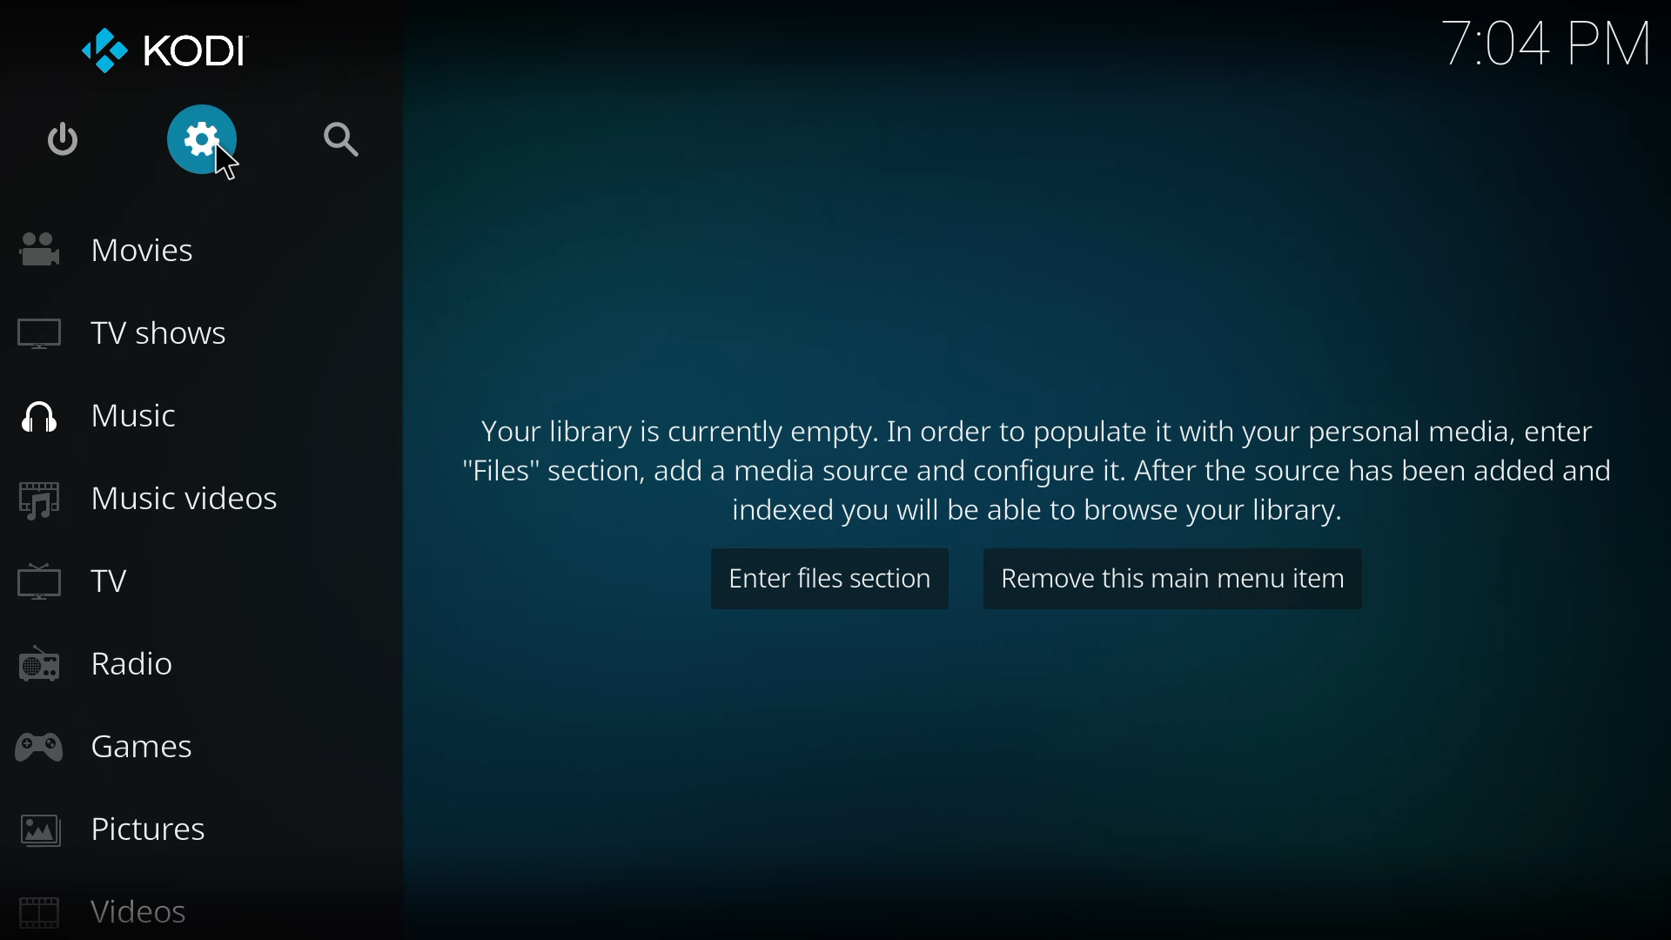  I want to click on games, so click(115, 746).